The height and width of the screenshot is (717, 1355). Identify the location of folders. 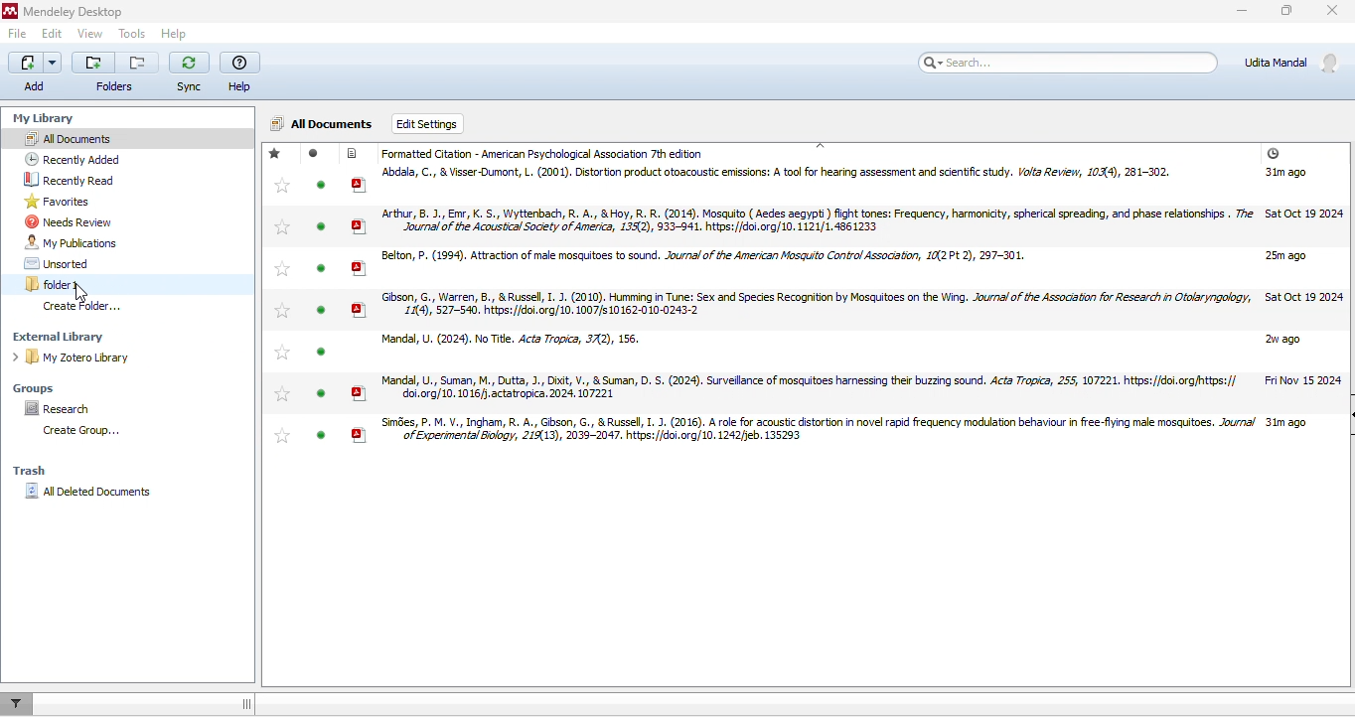
(112, 72).